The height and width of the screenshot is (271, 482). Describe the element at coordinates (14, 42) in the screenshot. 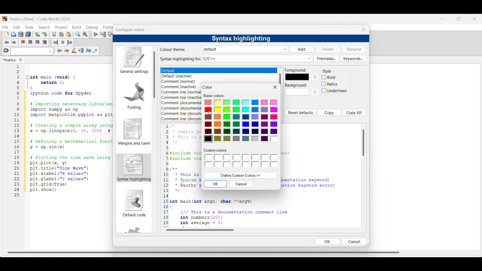

I see `Toggle forward` at that location.